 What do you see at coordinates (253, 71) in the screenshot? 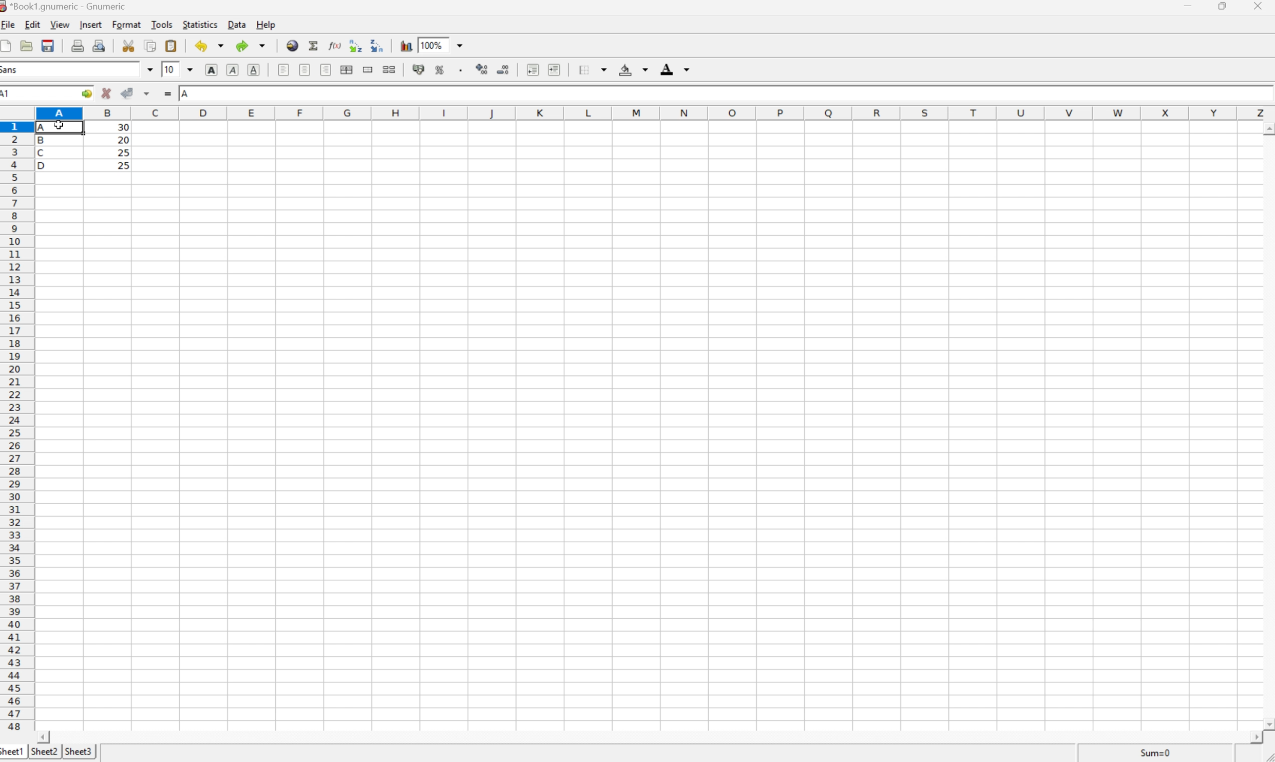
I see `Underline` at bounding box center [253, 71].